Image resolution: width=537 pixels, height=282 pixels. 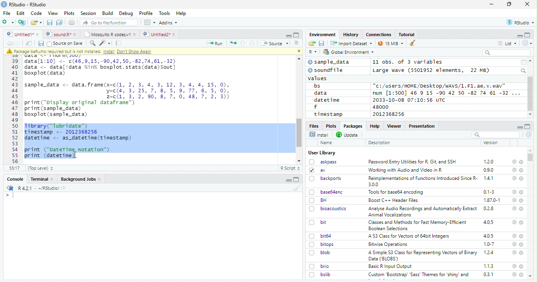 What do you see at coordinates (320, 253) in the screenshot?
I see `blob` at bounding box center [320, 253].